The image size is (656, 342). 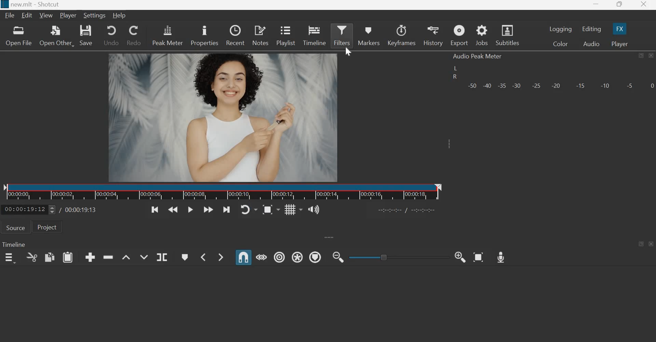 I want to click on Source, so click(x=16, y=228).